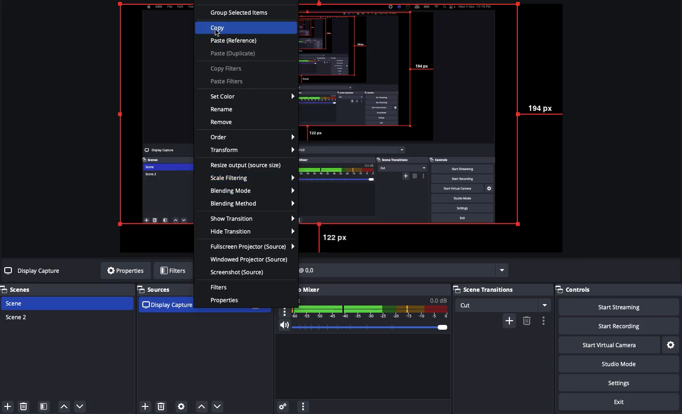 This screenshot has height=414, width=682. What do you see at coordinates (223, 122) in the screenshot?
I see `Remove` at bounding box center [223, 122].